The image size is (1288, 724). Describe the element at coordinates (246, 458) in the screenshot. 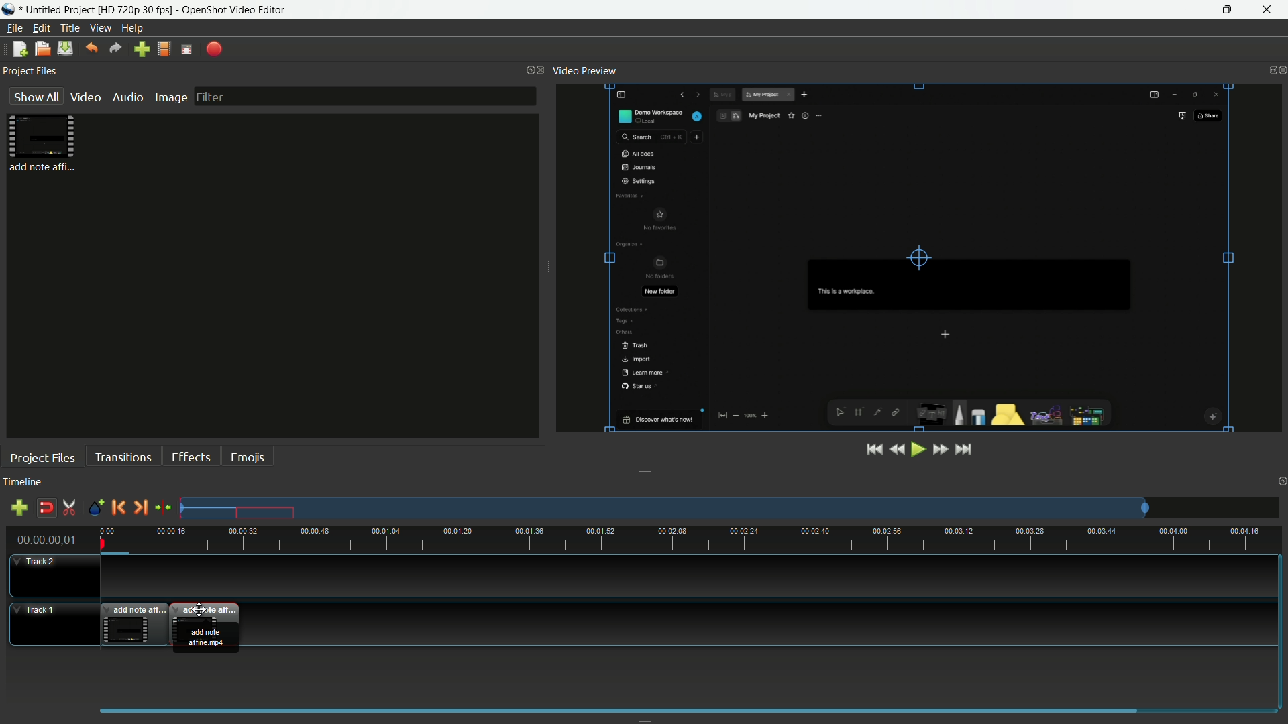

I see `emojis` at that location.